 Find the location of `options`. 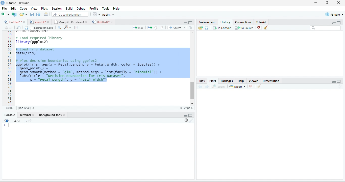

options is located at coordinates (96, 14).